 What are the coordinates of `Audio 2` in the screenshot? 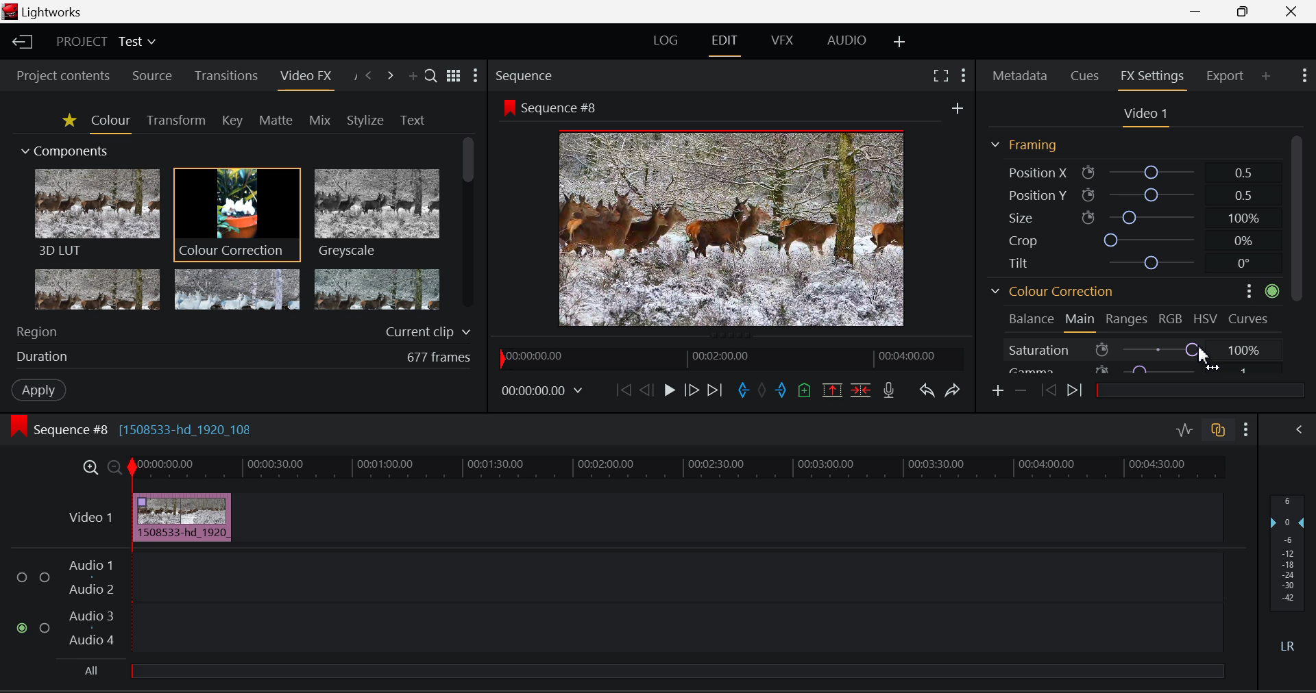 It's located at (90, 590).